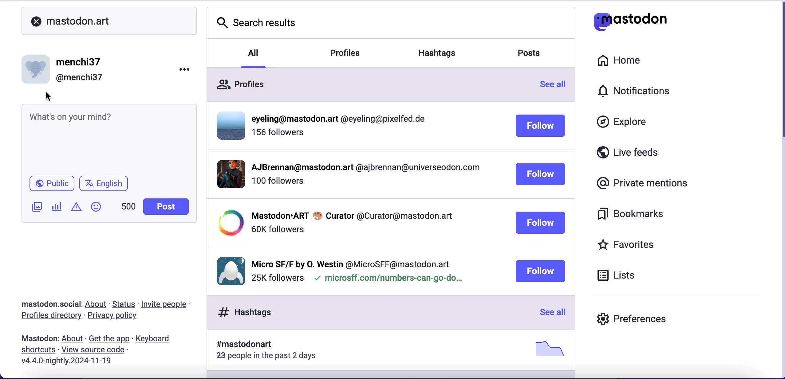 The width and height of the screenshot is (785, 379). Describe the element at coordinates (619, 275) in the screenshot. I see `lists` at that location.